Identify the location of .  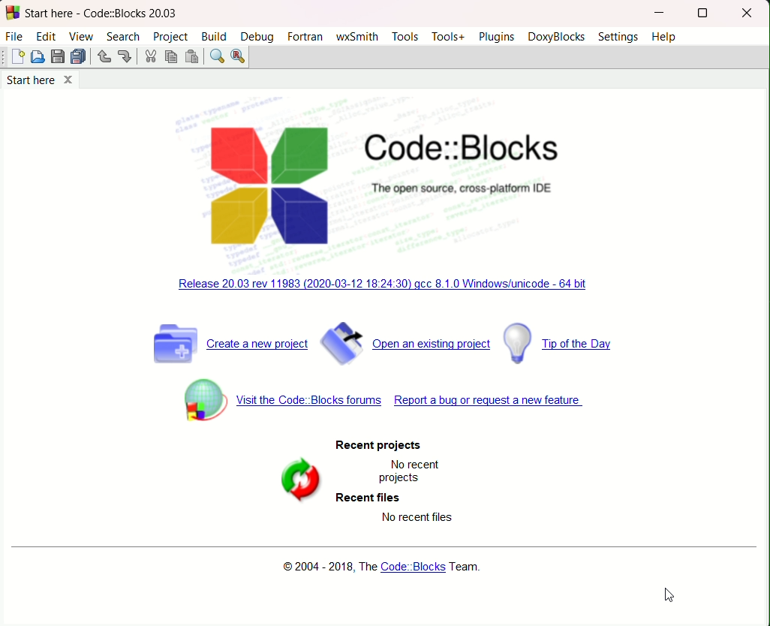
(5, 57).